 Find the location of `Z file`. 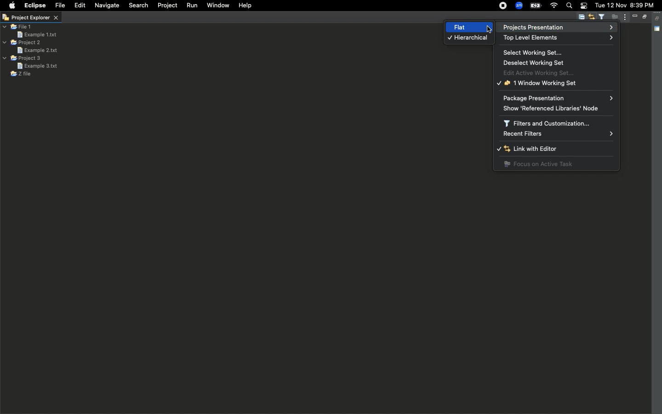

Z file is located at coordinates (21, 74).